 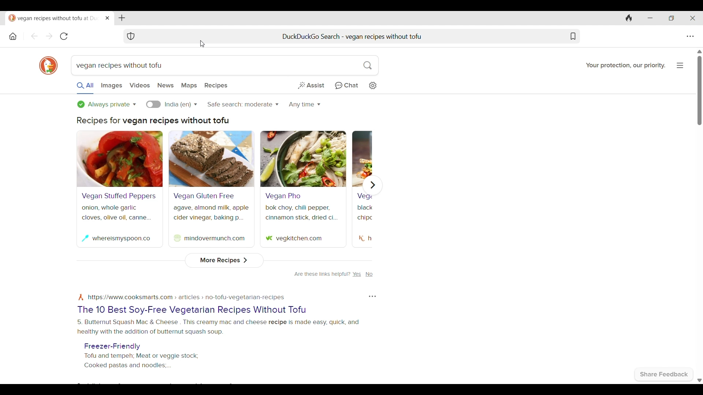 I want to click on Search box, so click(x=276, y=65).